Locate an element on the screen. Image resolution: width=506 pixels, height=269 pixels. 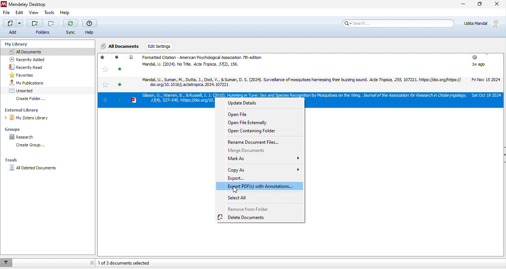
create group is located at coordinates (32, 146).